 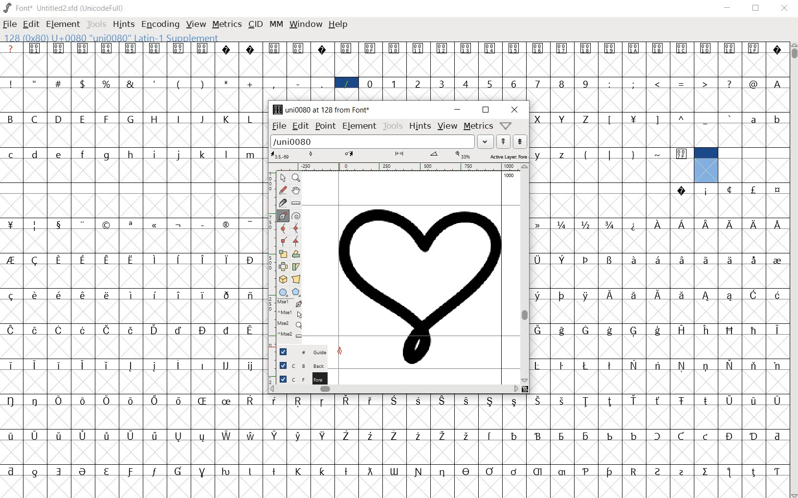 What do you see at coordinates (537, 84) in the screenshot?
I see `glyph` at bounding box center [537, 84].